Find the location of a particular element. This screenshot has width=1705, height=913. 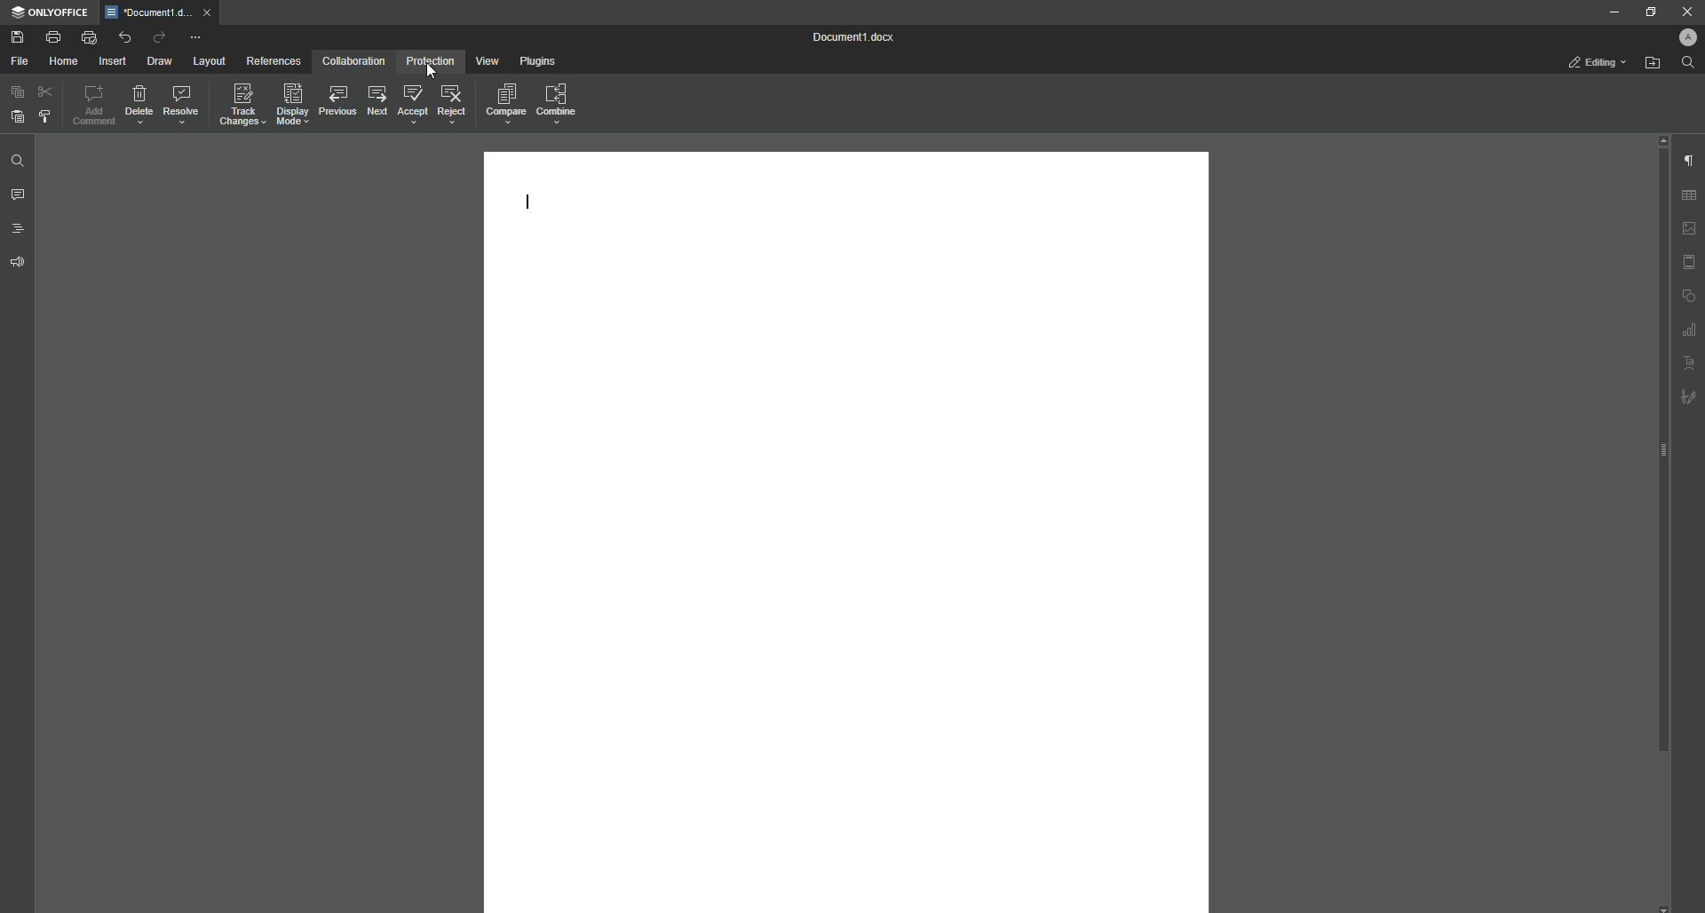

Protection is located at coordinates (430, 62).